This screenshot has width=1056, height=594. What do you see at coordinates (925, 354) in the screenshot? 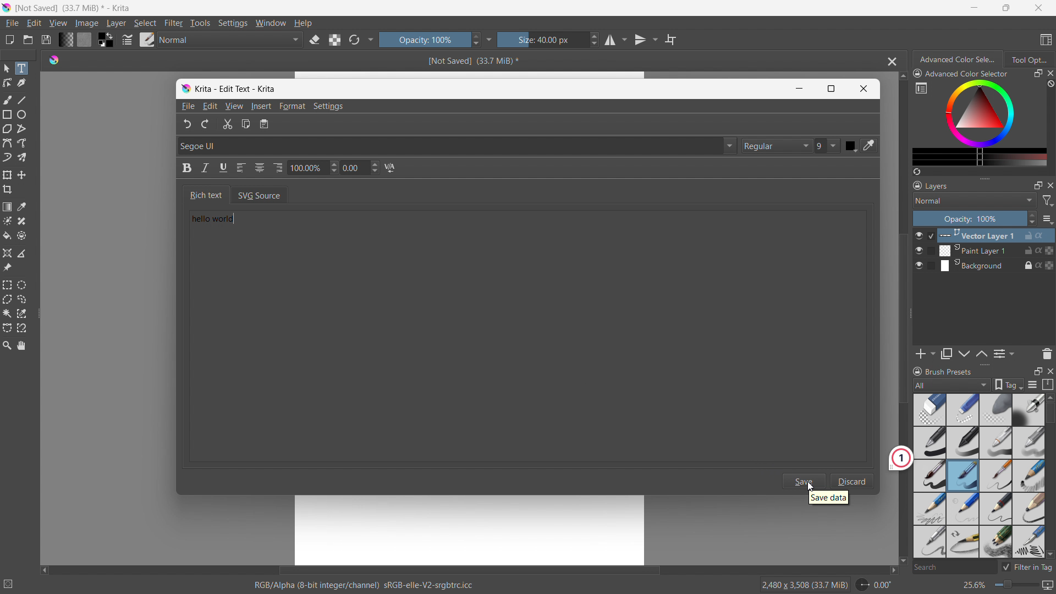
I see `add layer` at bounding box center [925, 354].